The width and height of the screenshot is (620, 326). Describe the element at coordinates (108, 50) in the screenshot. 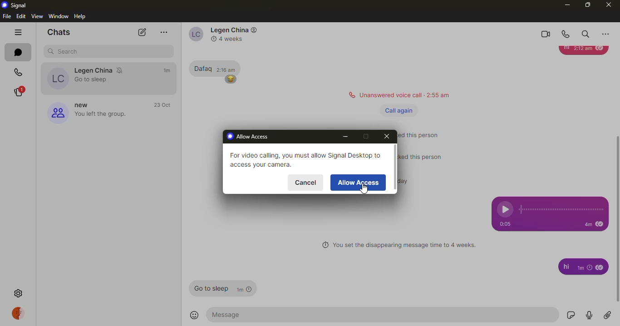

I see `search` at that location.